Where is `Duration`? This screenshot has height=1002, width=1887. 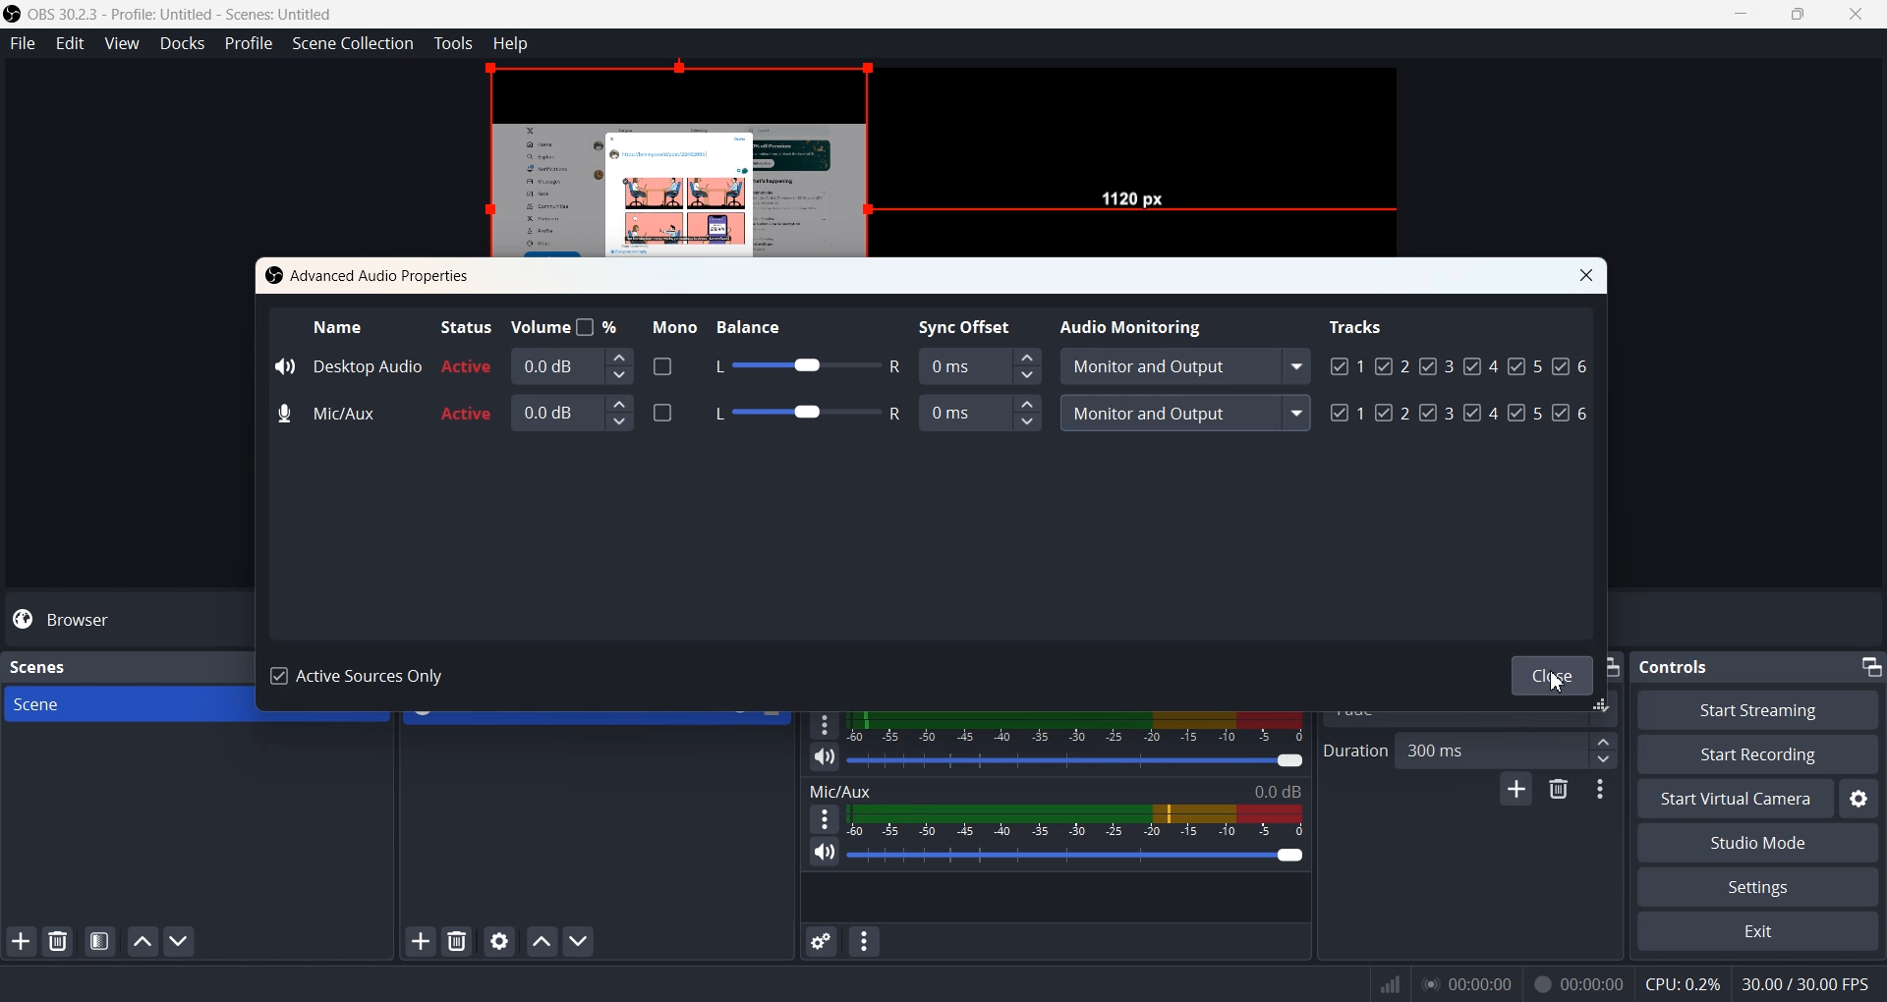 Duration is located at coordinates (1354, 750).